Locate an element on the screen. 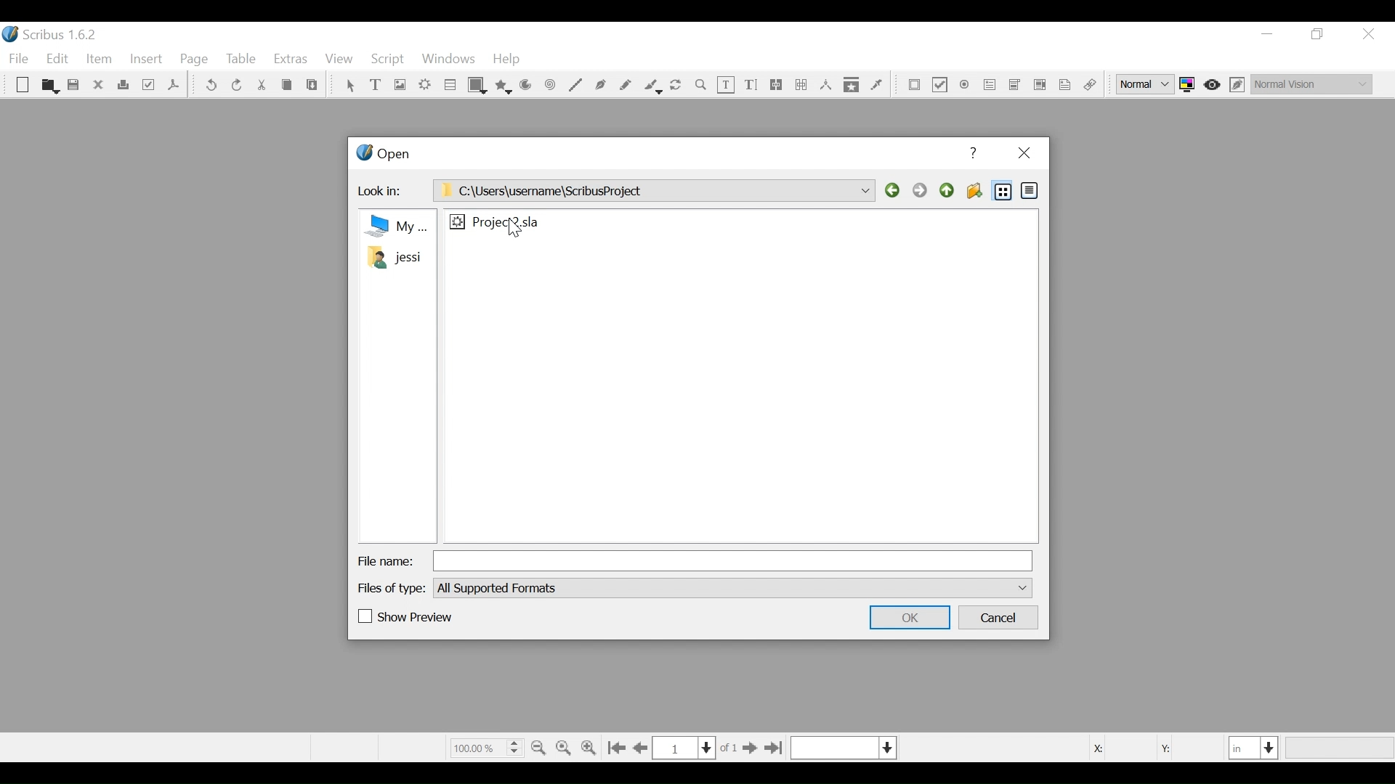 The height and width of the screenshot is (784, 1395). Go to next Page is located at coordinates (747, 749).